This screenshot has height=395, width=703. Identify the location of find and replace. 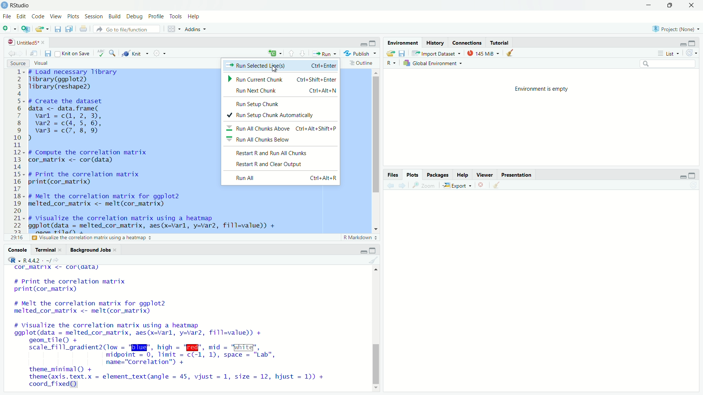
(112, 53).